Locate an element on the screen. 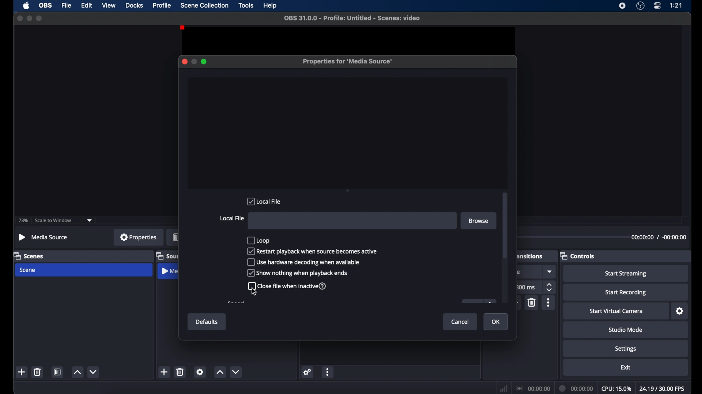 This screenshot has width=702, height=394. maximize is located at coordinates (39, 18).